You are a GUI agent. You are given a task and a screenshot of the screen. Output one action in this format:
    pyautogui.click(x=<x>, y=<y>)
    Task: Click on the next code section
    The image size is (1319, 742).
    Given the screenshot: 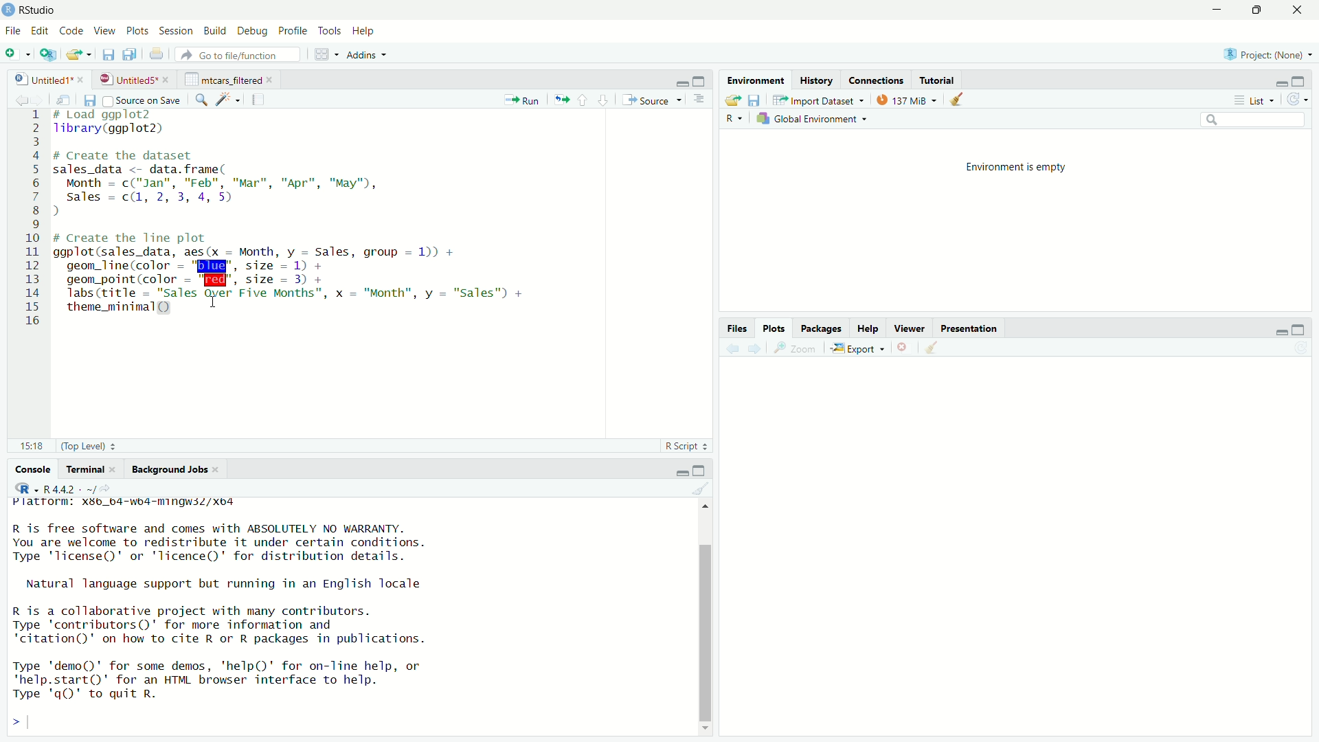 What is the action you would take?
    pyautogui.click(x=604, y=100)
    